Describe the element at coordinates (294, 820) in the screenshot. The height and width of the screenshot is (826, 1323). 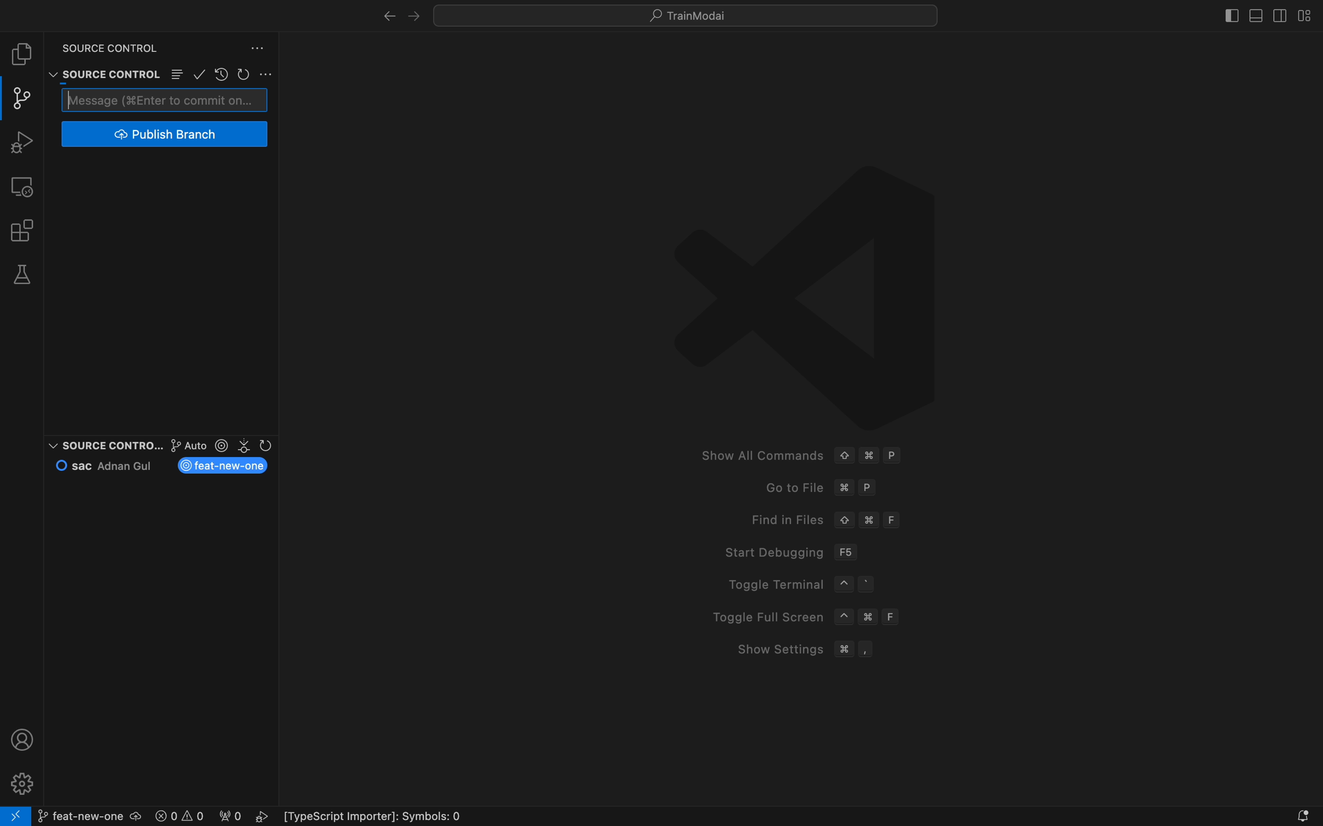
I see `error logs` at that location.